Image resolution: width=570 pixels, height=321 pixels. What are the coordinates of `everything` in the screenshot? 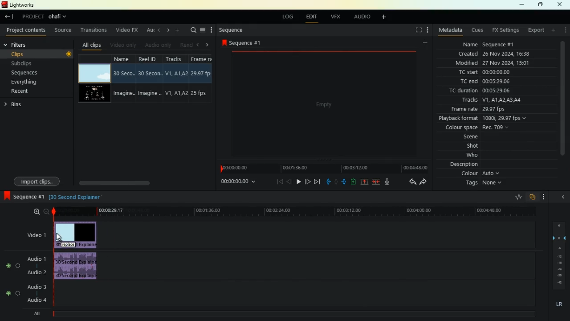 It's located at (24, 82).